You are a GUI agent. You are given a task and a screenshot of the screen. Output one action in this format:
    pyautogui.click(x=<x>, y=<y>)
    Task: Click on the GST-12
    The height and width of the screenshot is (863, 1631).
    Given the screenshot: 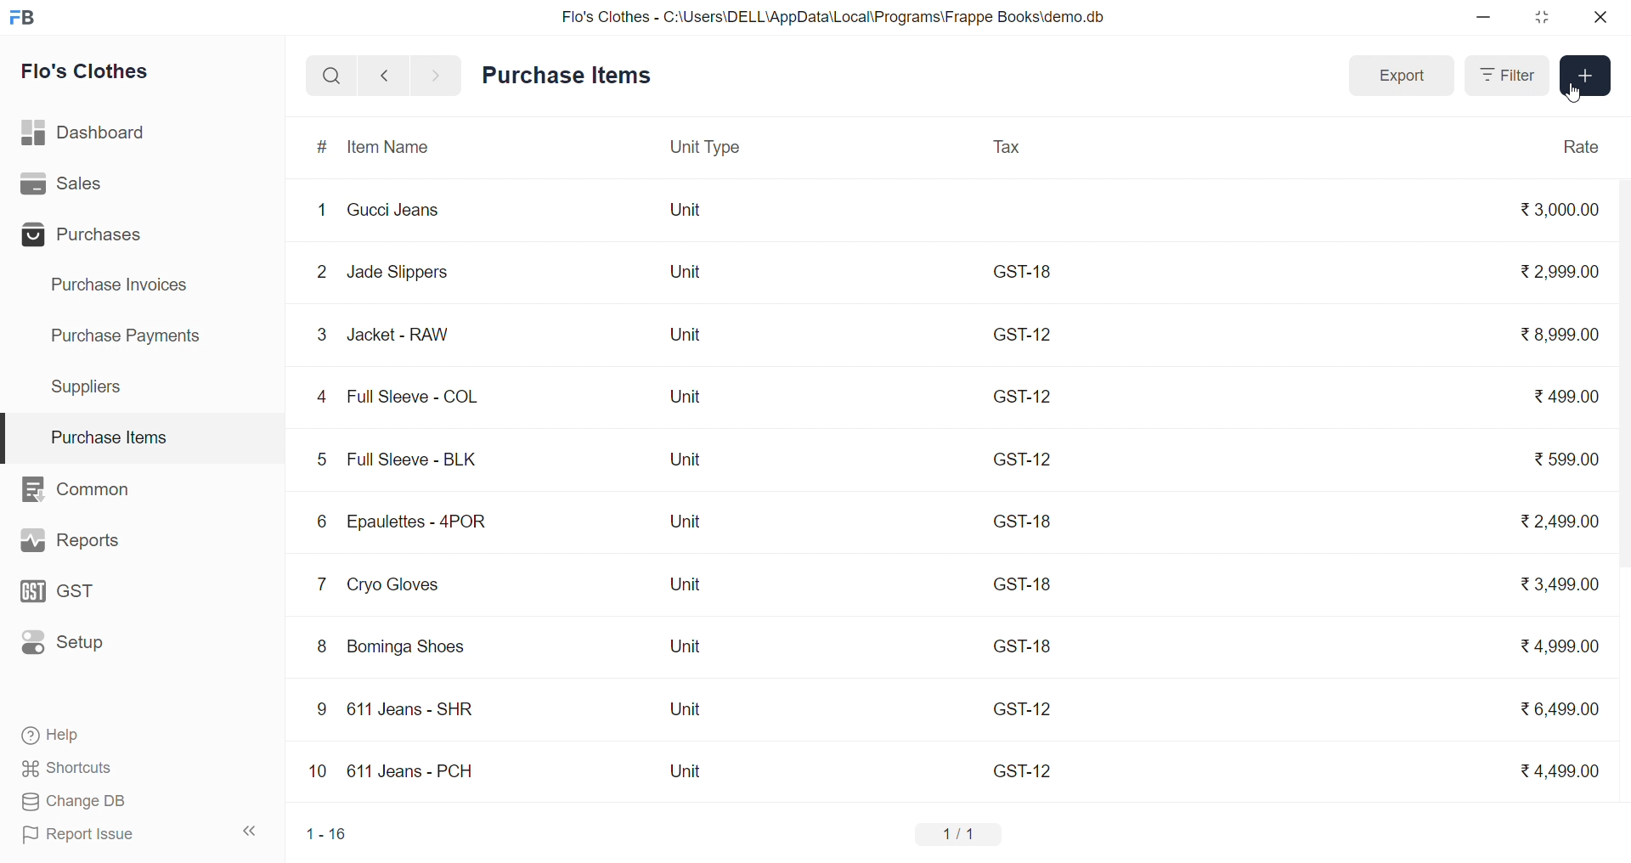 What is the action you would take?
    pyautogui.click(x=1024, y=397)
    